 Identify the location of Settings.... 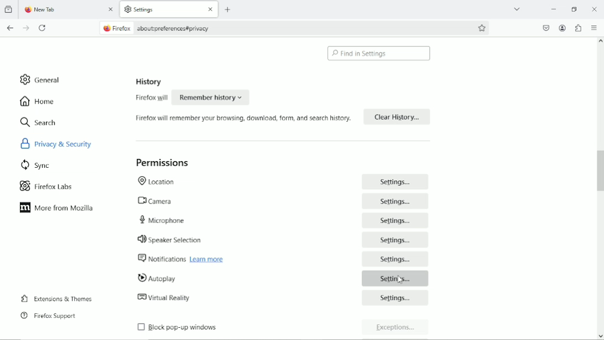
(394, 259).